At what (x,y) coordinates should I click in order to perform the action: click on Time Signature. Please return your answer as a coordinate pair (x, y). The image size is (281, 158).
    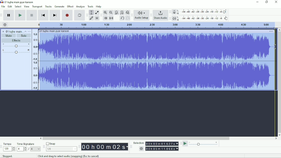
    Looking at the image, I should click on (26, 144).